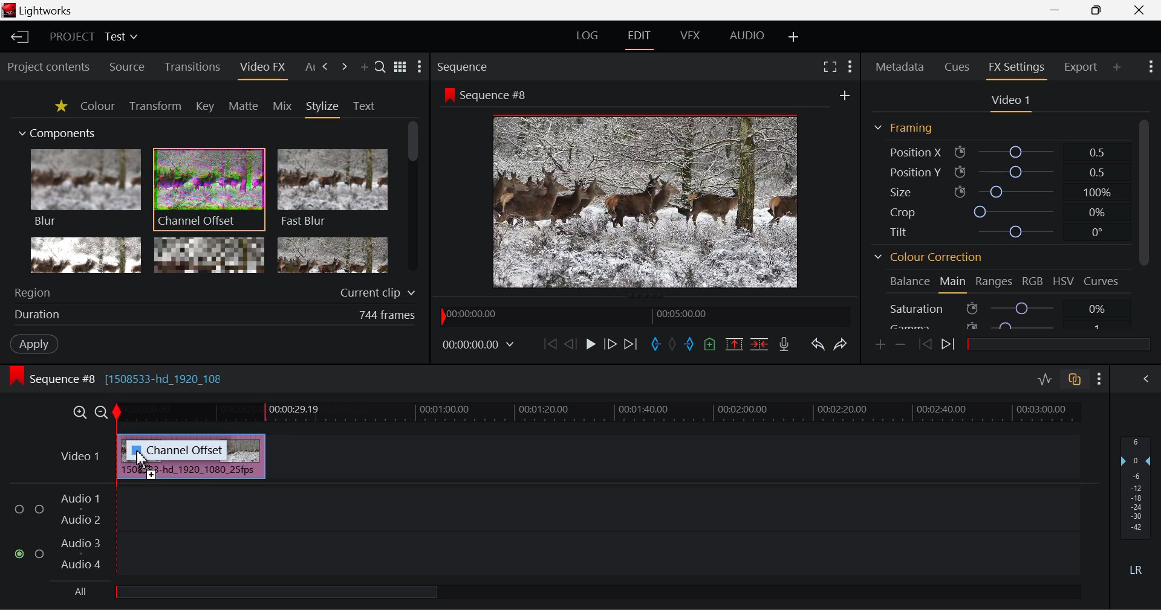  I want to click on Scroll Bar, so click(411, 196).